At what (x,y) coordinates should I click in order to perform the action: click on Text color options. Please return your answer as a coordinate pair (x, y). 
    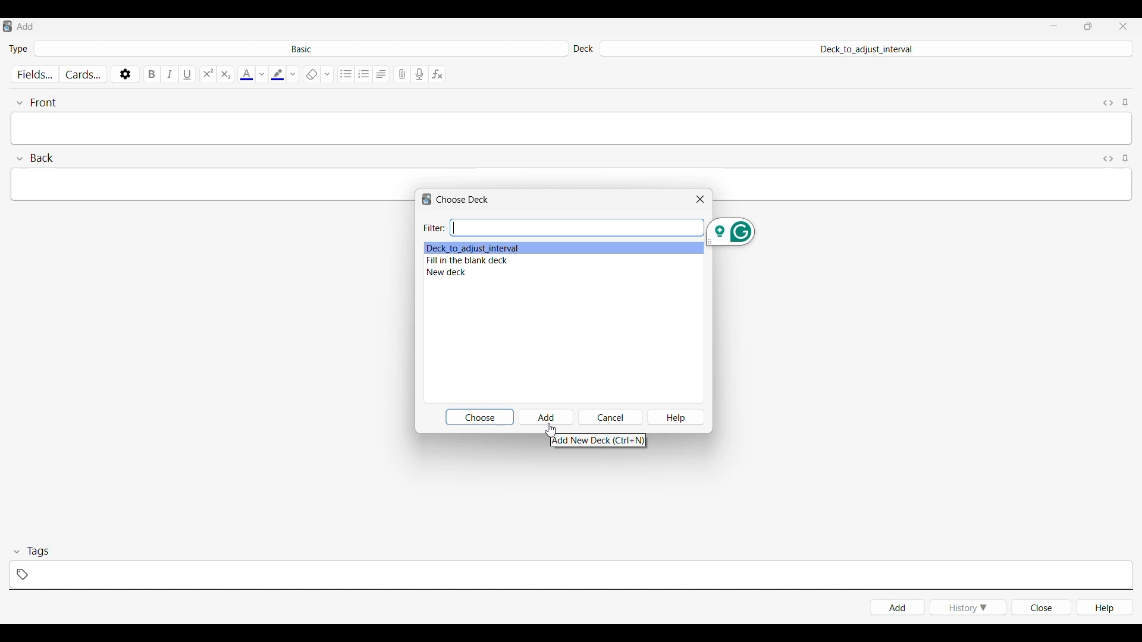
    Looking at the image, I should click on (261, 74).